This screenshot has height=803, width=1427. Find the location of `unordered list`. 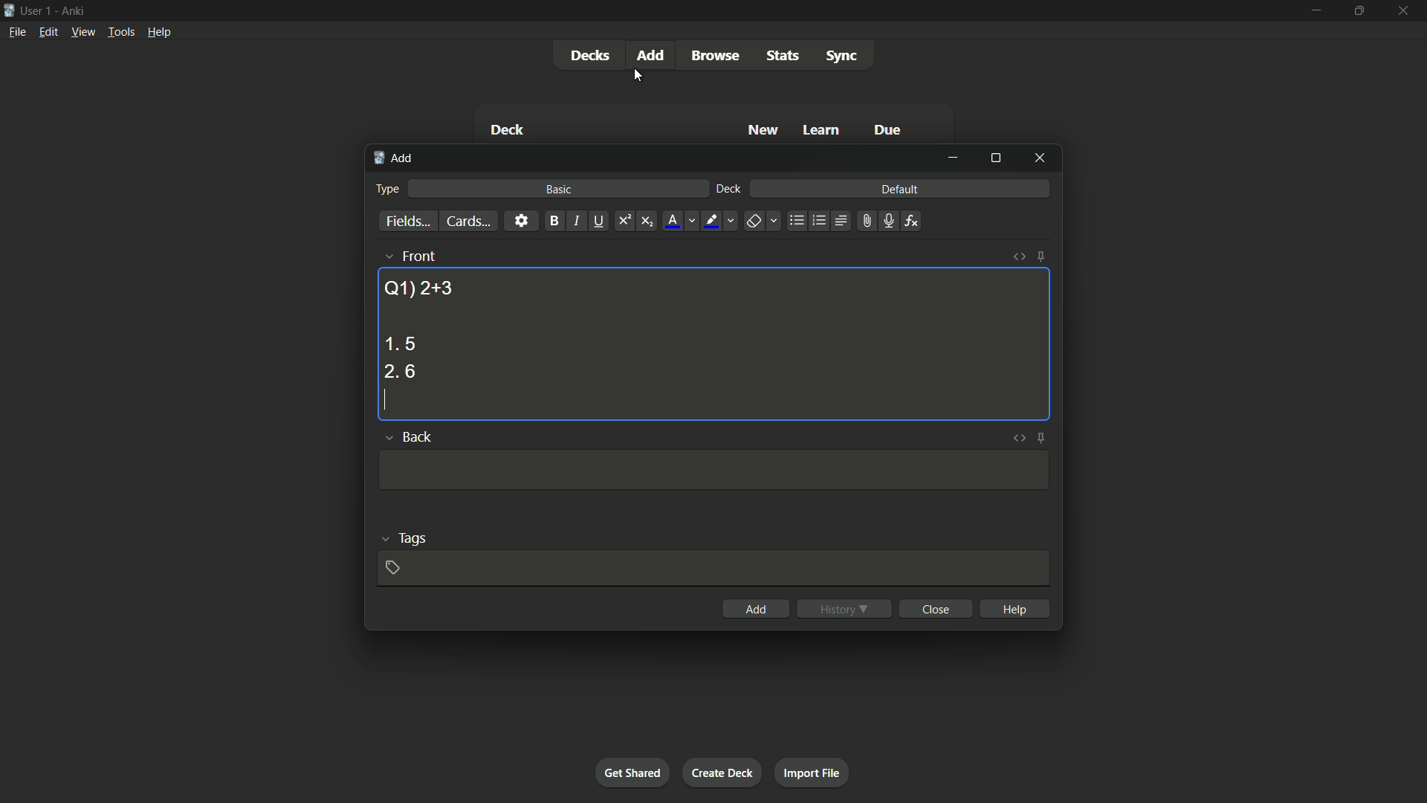

unordered list is located at coordinates (796, 221).